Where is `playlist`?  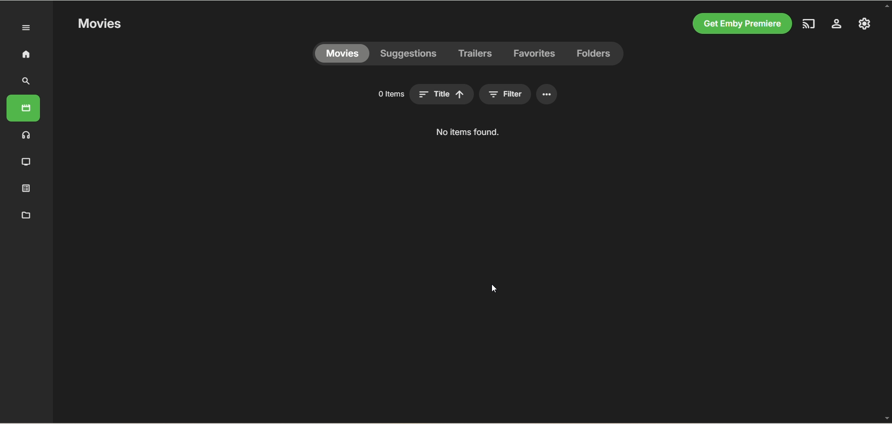 playlist is located at coordinates (26, 187).